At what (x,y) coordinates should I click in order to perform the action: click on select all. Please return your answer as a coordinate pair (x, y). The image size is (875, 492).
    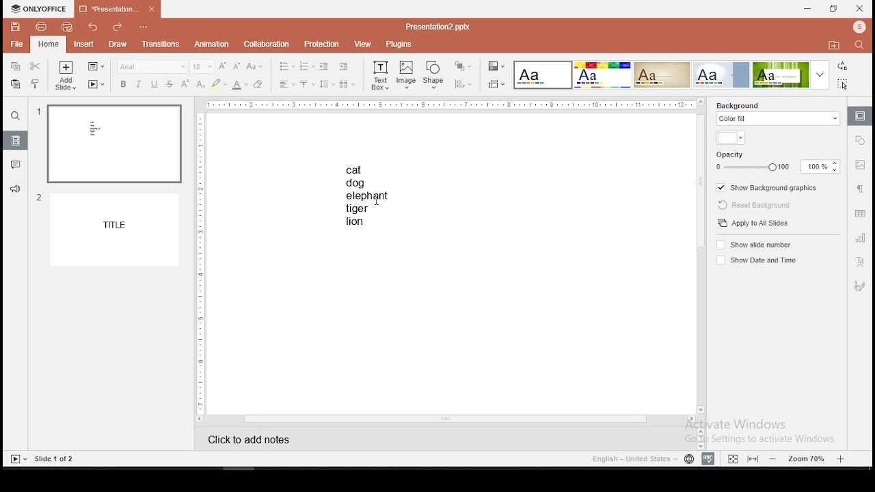
    Looking at the image, I should click on (844, 85).